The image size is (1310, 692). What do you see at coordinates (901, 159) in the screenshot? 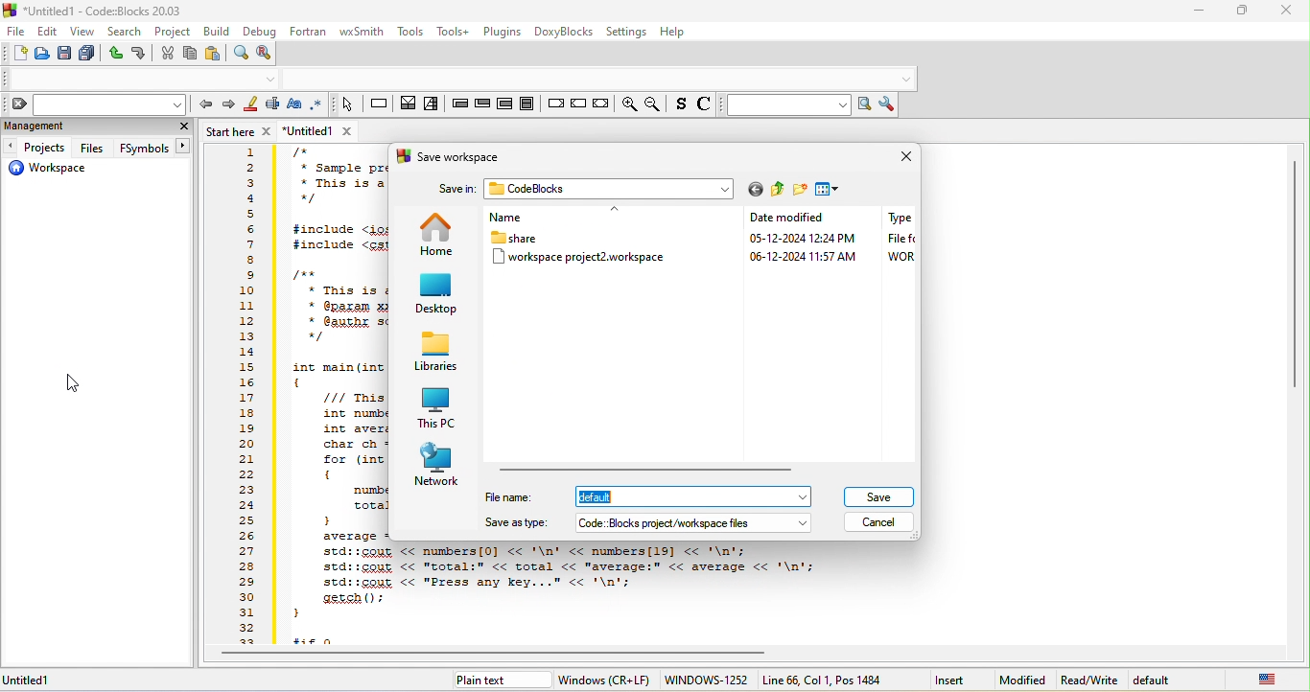
I see `close` at bounding box center [901, 159].